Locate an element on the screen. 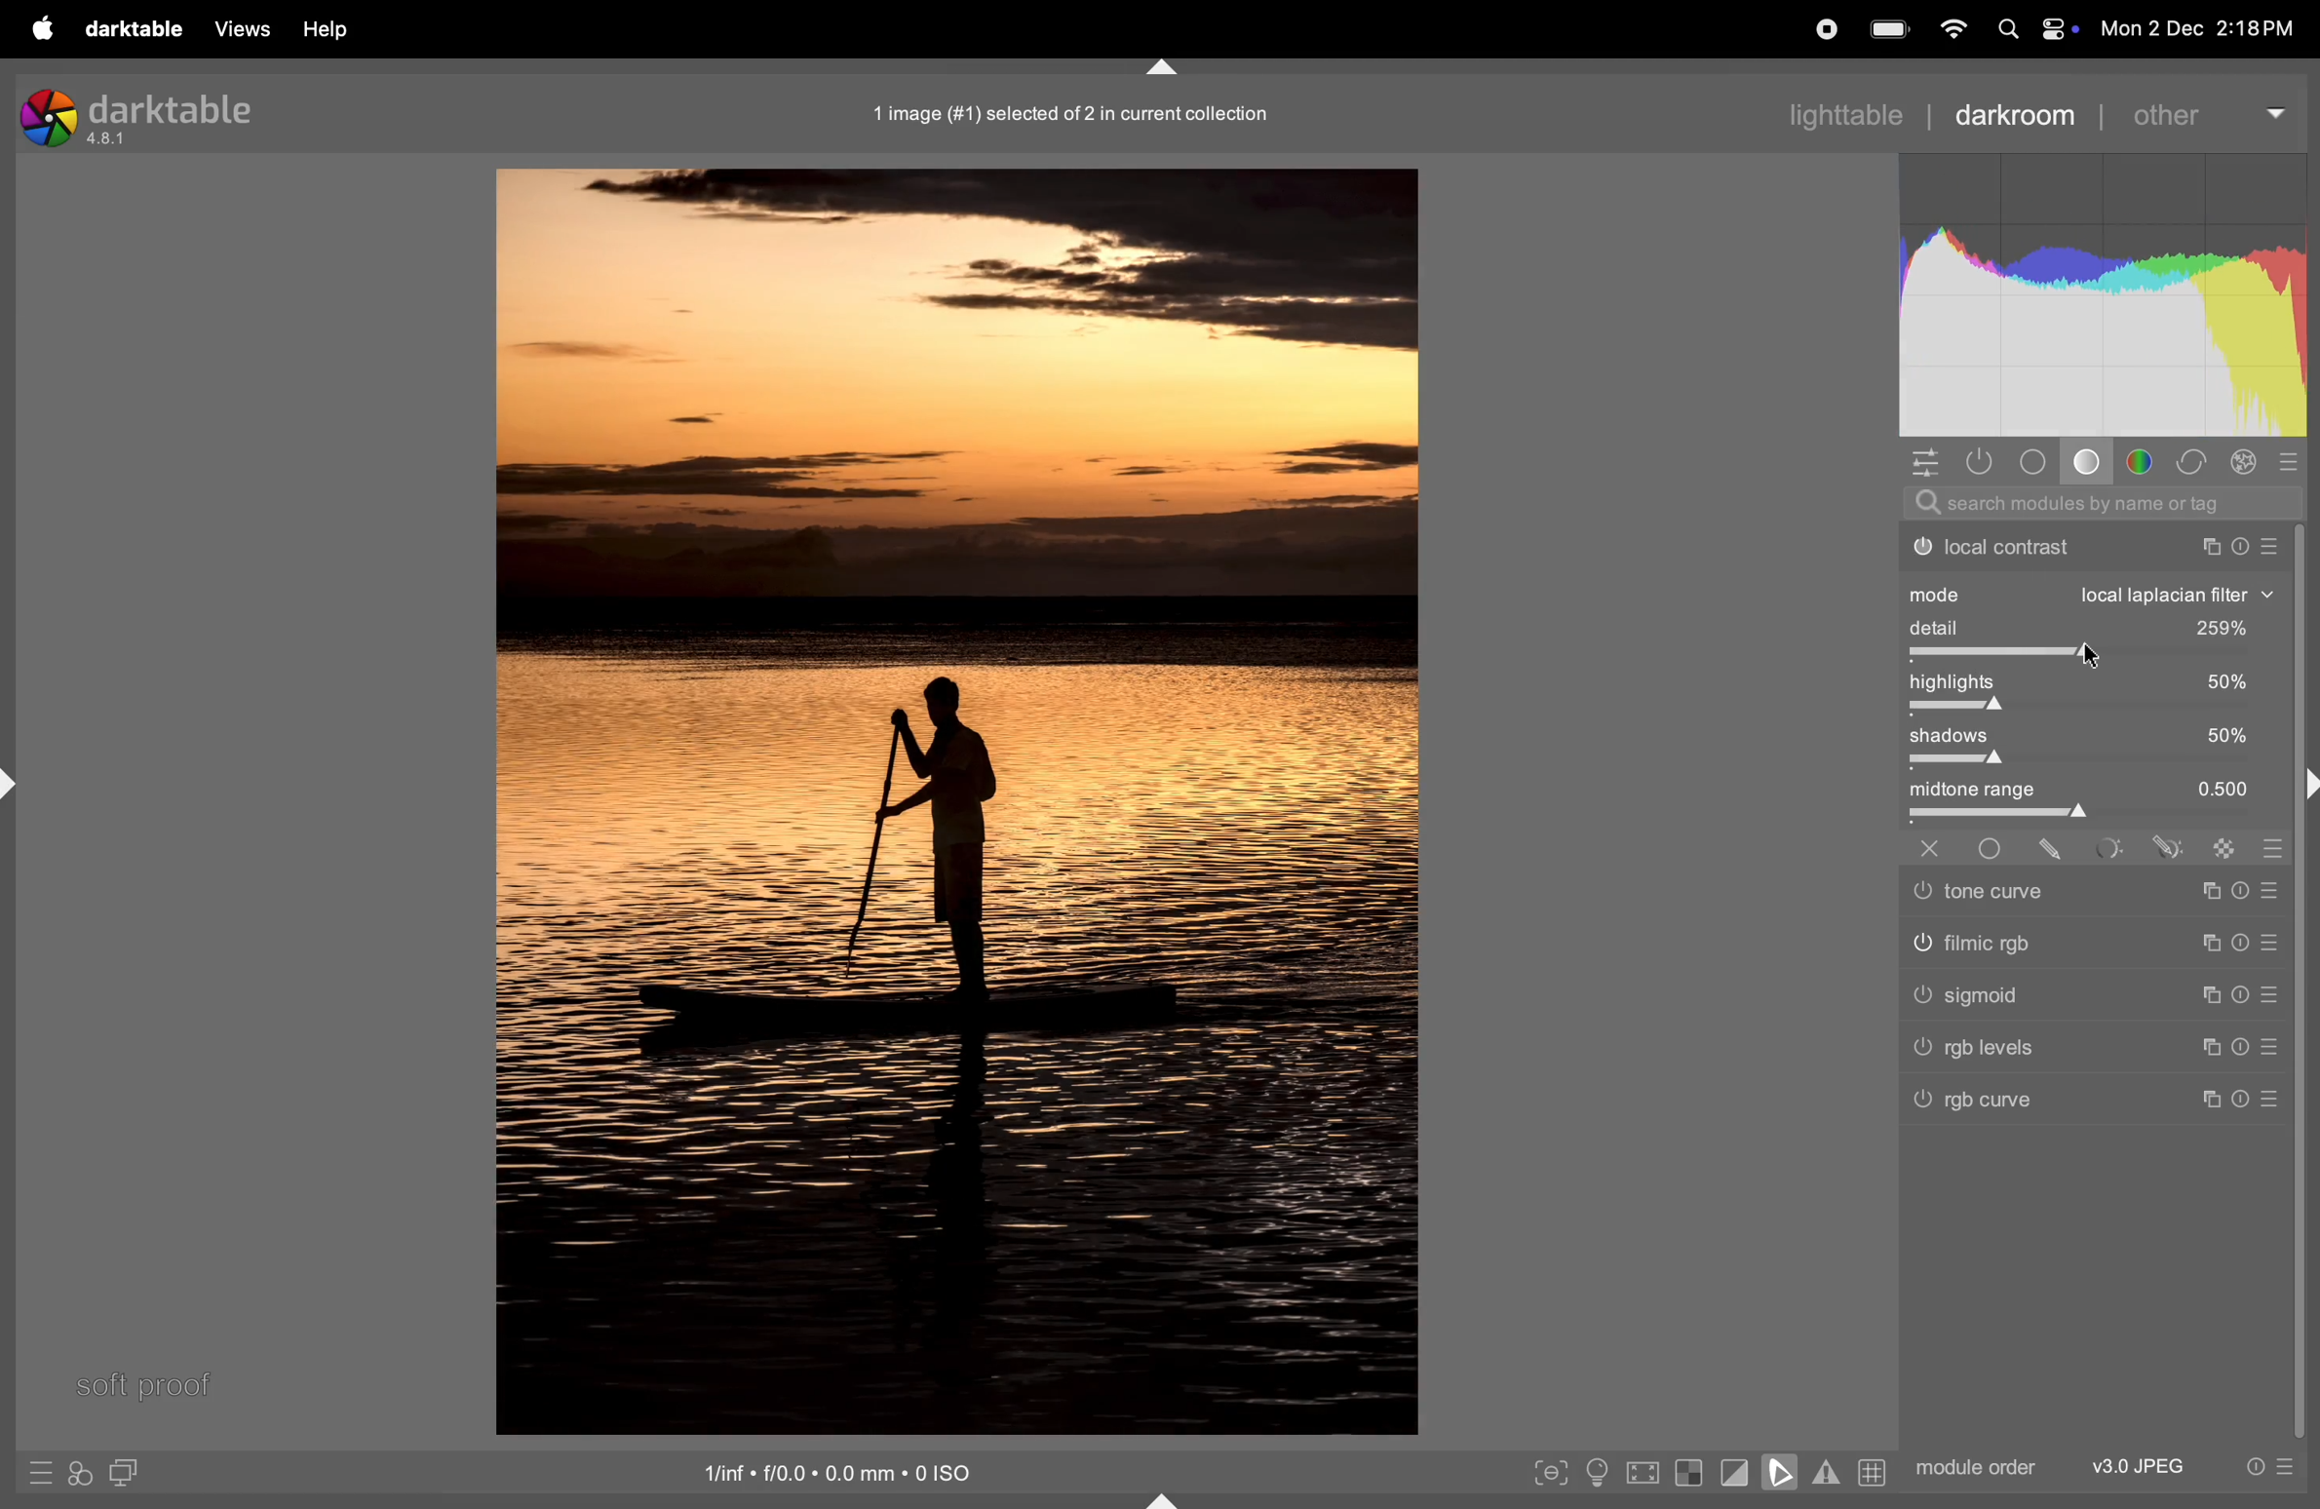 Image resolution: width=2320 pixels, height=1509 pixels. module order is located at coordinates (1971, 1467).